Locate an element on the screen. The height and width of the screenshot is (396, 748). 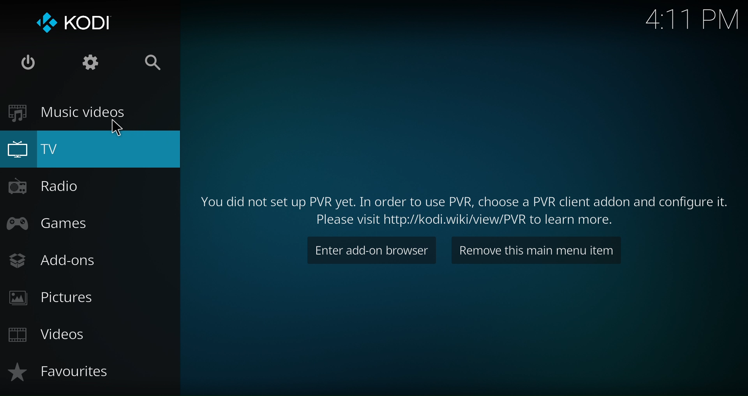
Search Option is located at coordinates (154, 62).